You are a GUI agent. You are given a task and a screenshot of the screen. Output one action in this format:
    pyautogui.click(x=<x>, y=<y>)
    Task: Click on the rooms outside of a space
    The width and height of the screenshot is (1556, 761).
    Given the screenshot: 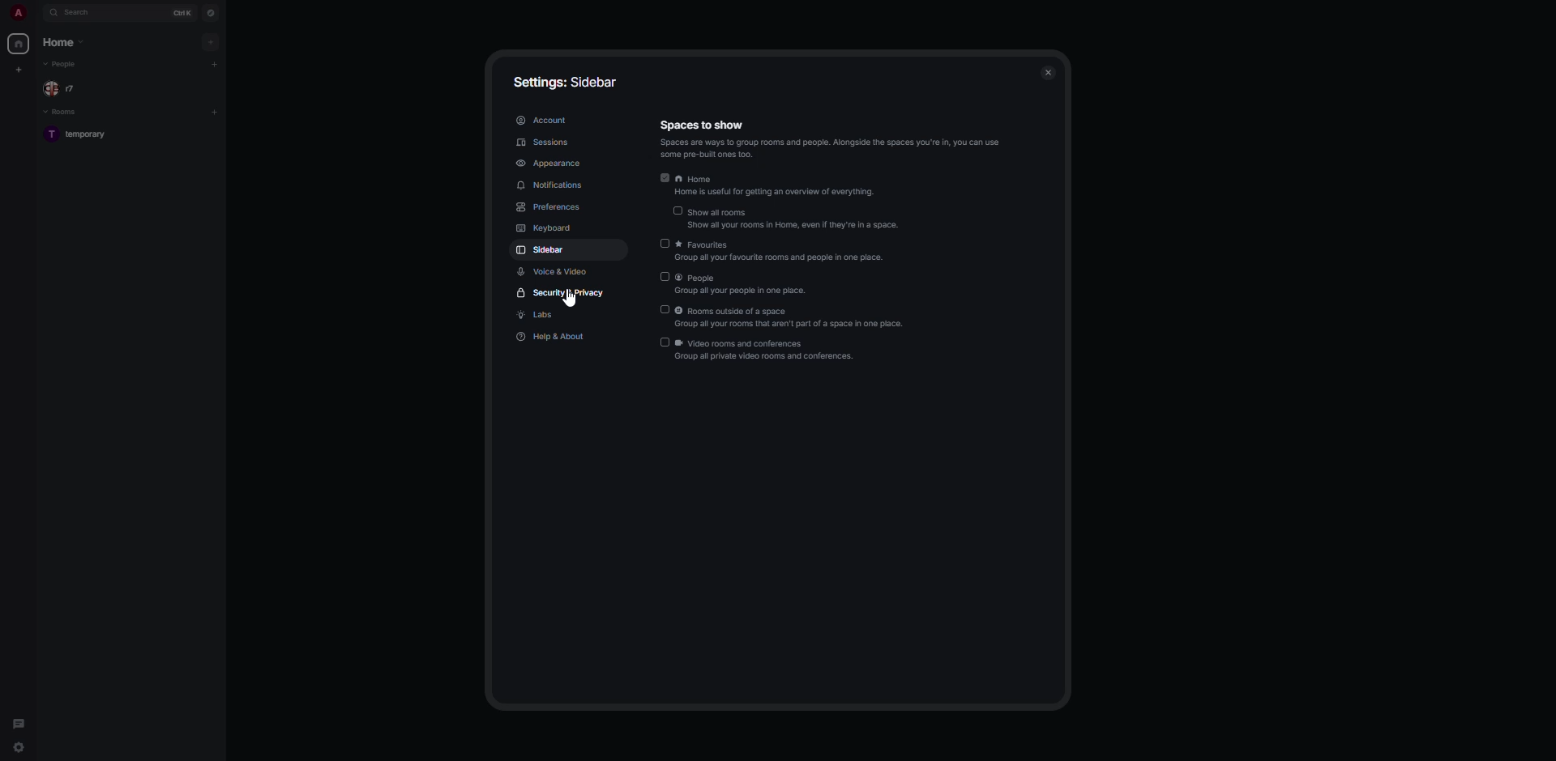 What is the action you would take?
    pyautogui.click(x=780, y=317)
    